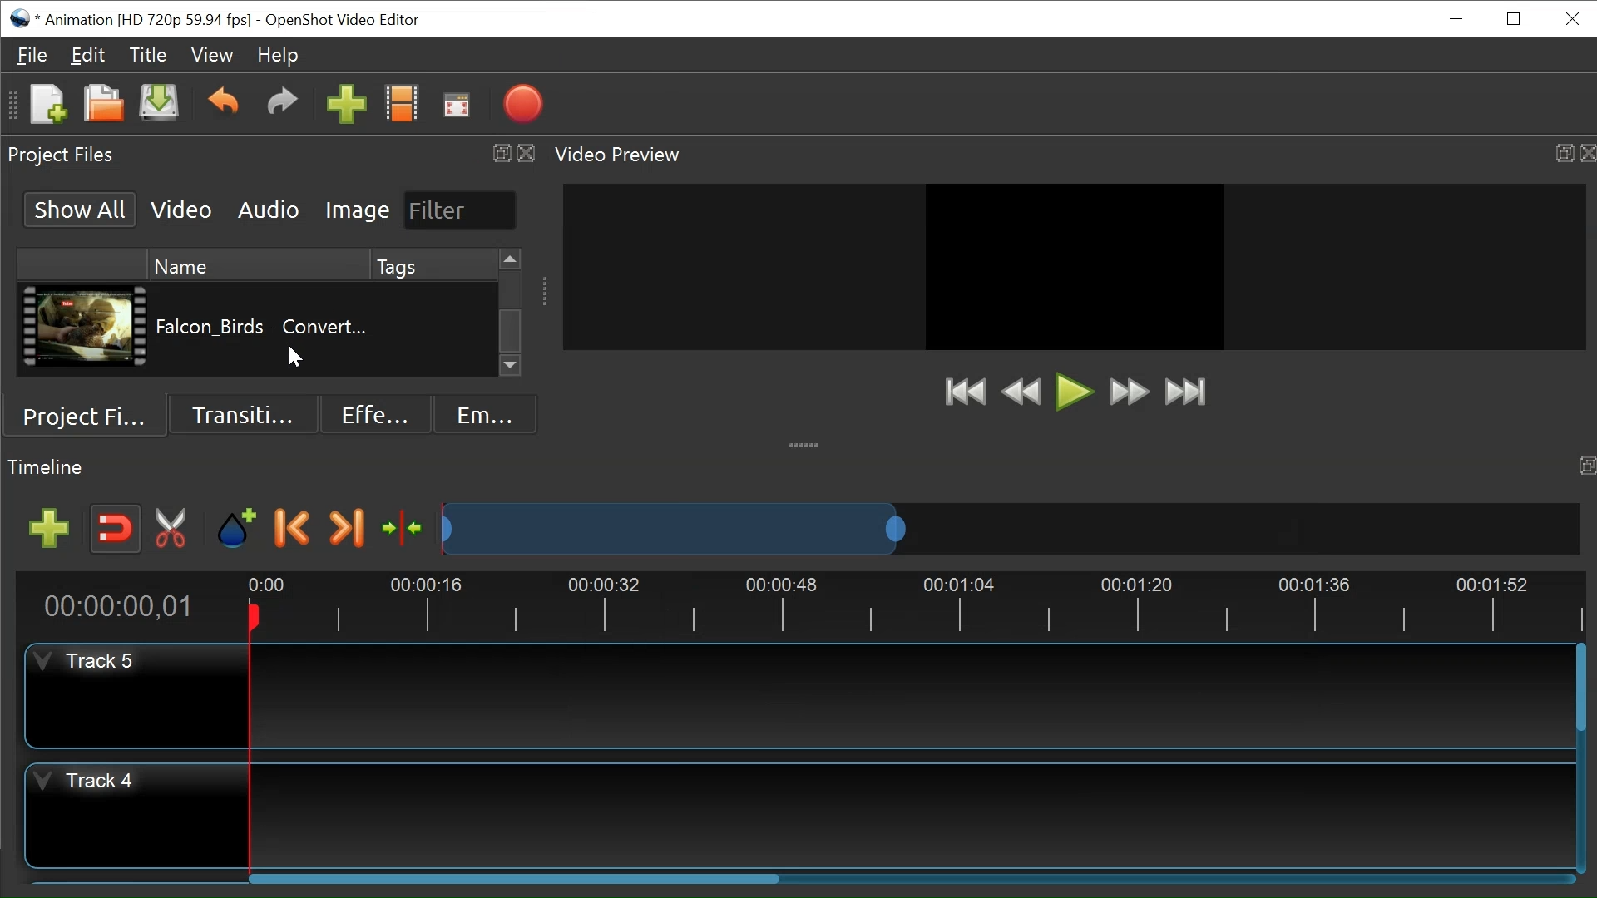 The image size is (1597, 898). What do you see at coordinates (297, 360) in the screenshot?
I see `Cursor` at bounding box center [297, 360].